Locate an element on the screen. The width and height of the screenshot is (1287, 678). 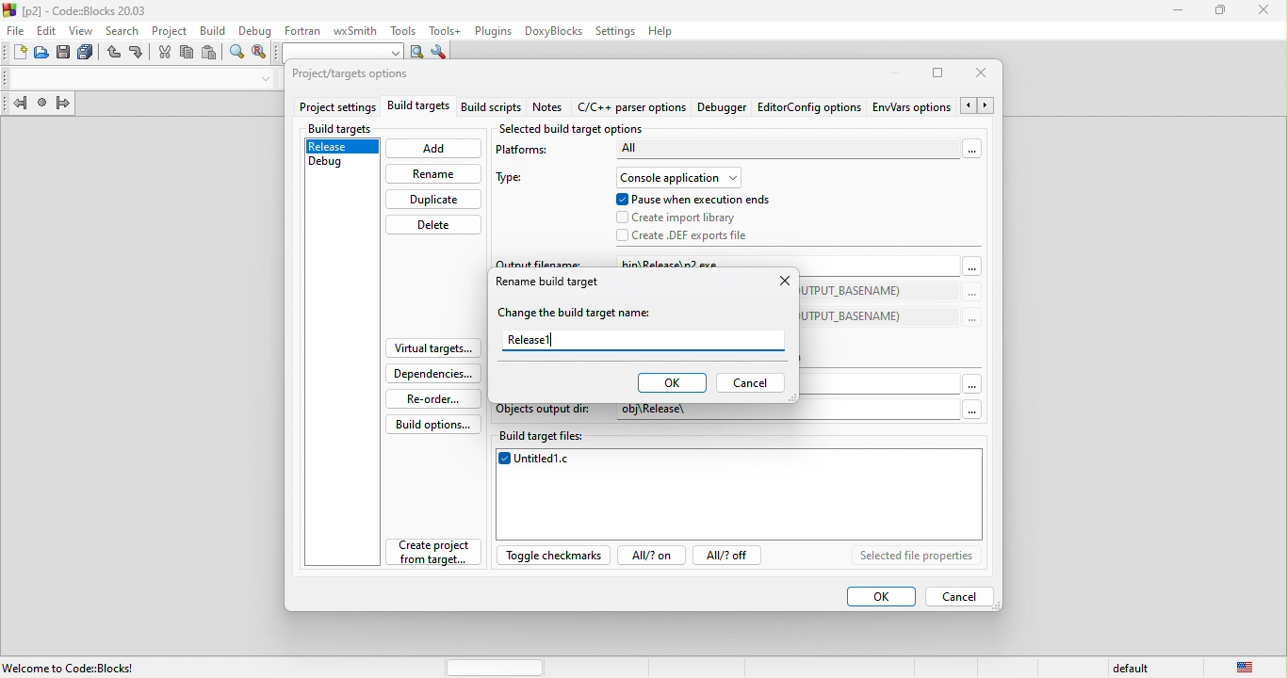
build target files is located at coordinates (741, 439).